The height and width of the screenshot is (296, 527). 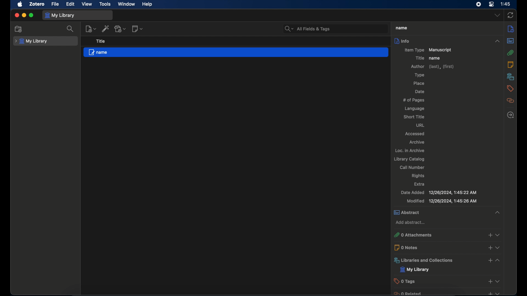 What do you see at coordinates (71, 4) in the screenshot?
I see `edit` at bounding box center [71, 4].